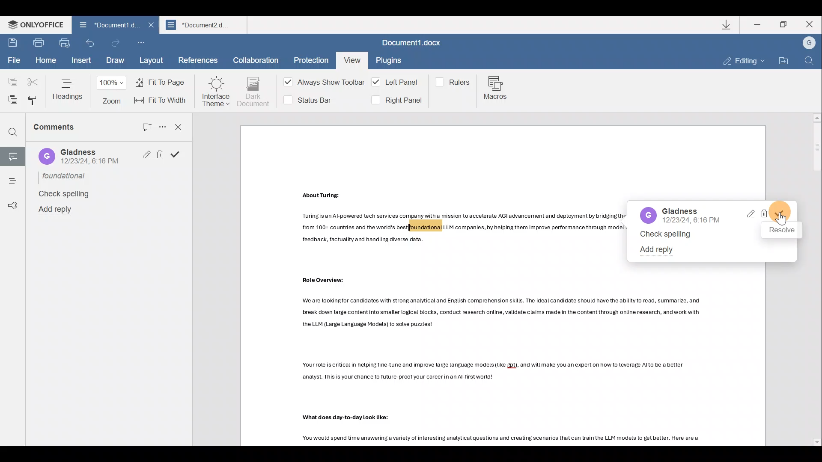  I want to click on , so click(506, 438).